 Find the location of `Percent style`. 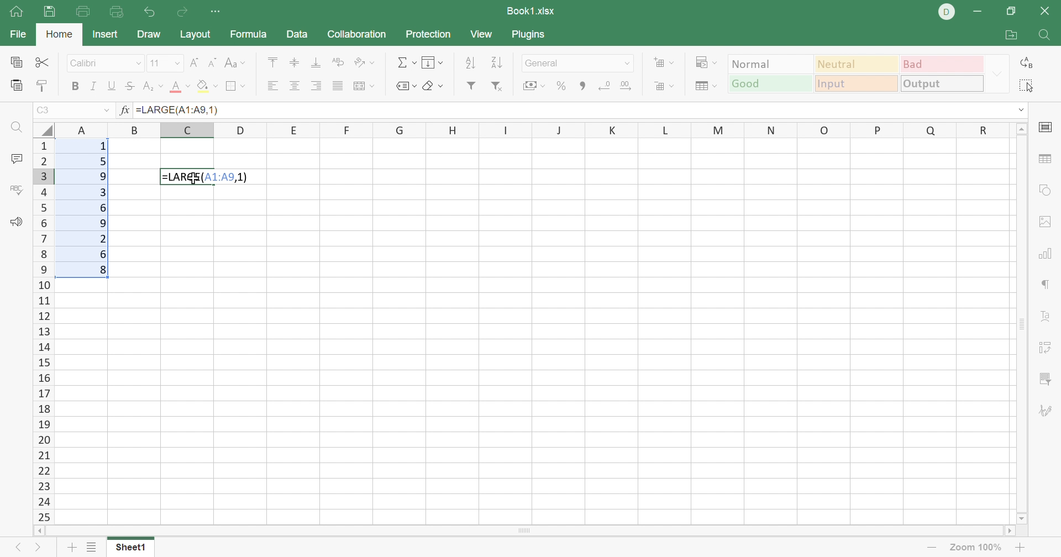

Percent style is located at coordinates (560, 86).